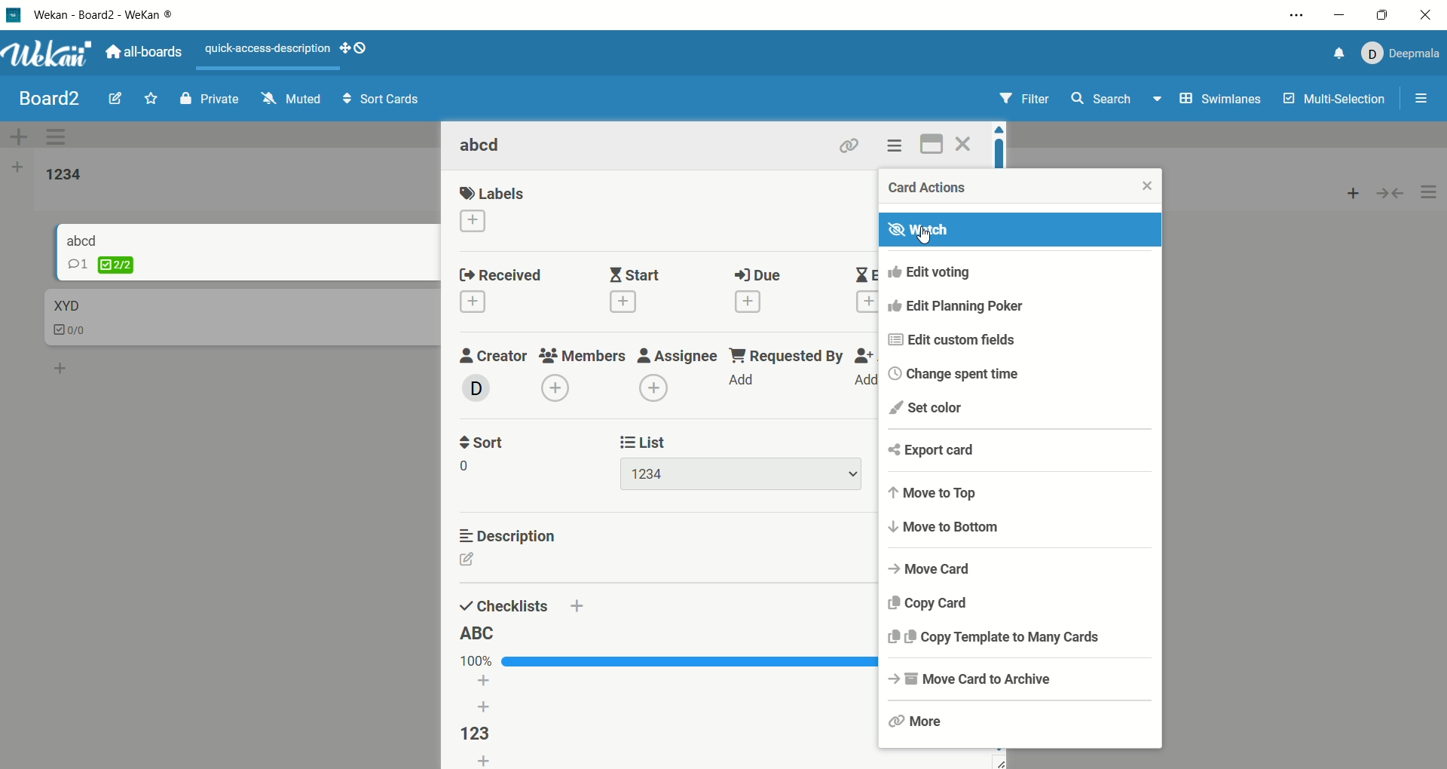 The width and height of the screenshot is (1447, 769). What do you see at coordinates (121, 14) in the screenshot?
I see `wekan-wekan` at bounding box center [121, 14].